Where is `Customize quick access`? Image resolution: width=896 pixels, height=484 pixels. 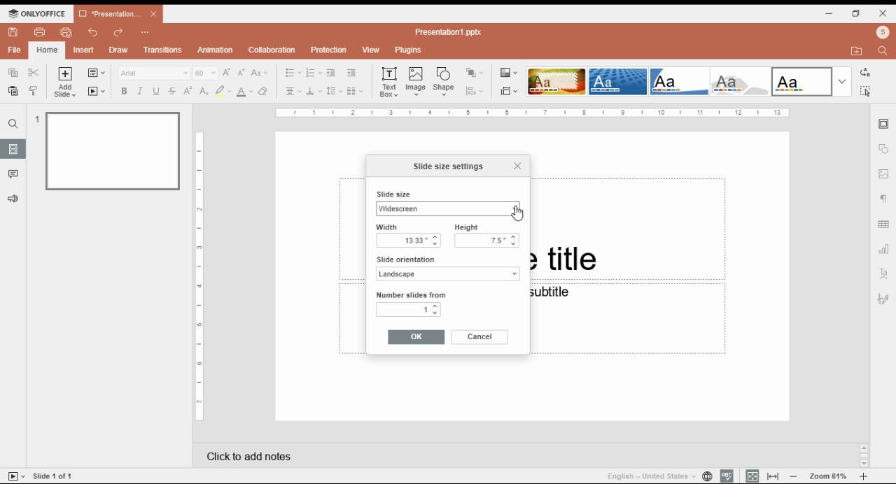 Customize quick access is located at coordinates (146, 32).